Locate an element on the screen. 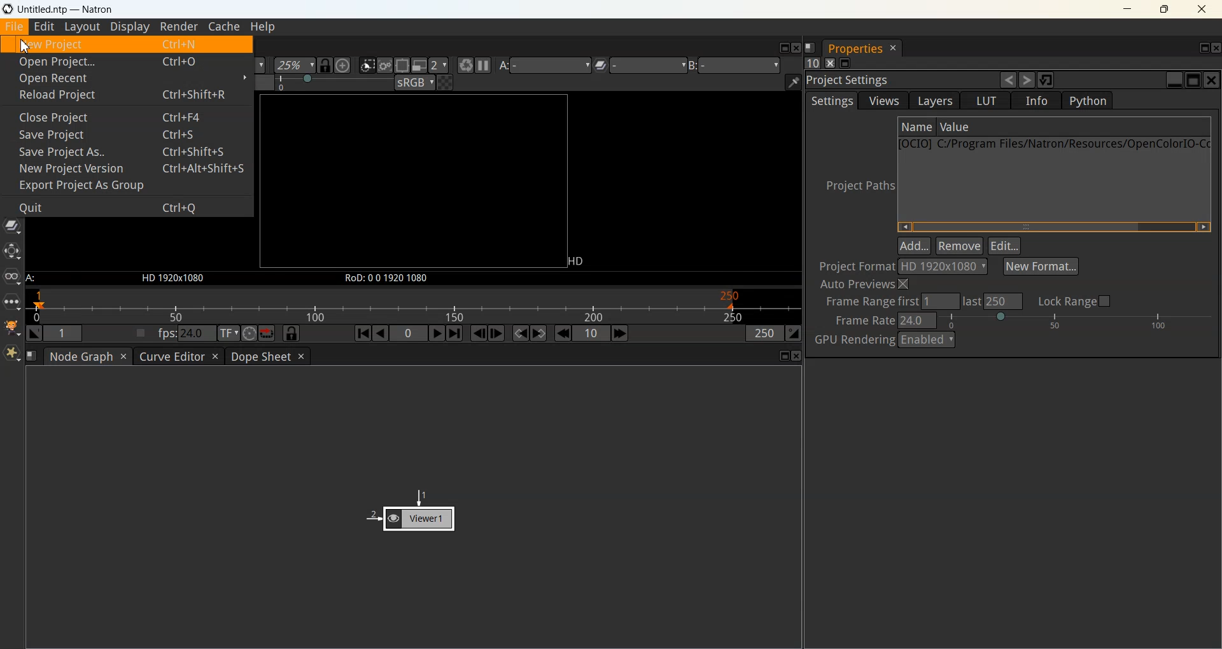 Image resolution: width=1222 pixels, height=649 pixels. File is located at coordinates (15, 27).